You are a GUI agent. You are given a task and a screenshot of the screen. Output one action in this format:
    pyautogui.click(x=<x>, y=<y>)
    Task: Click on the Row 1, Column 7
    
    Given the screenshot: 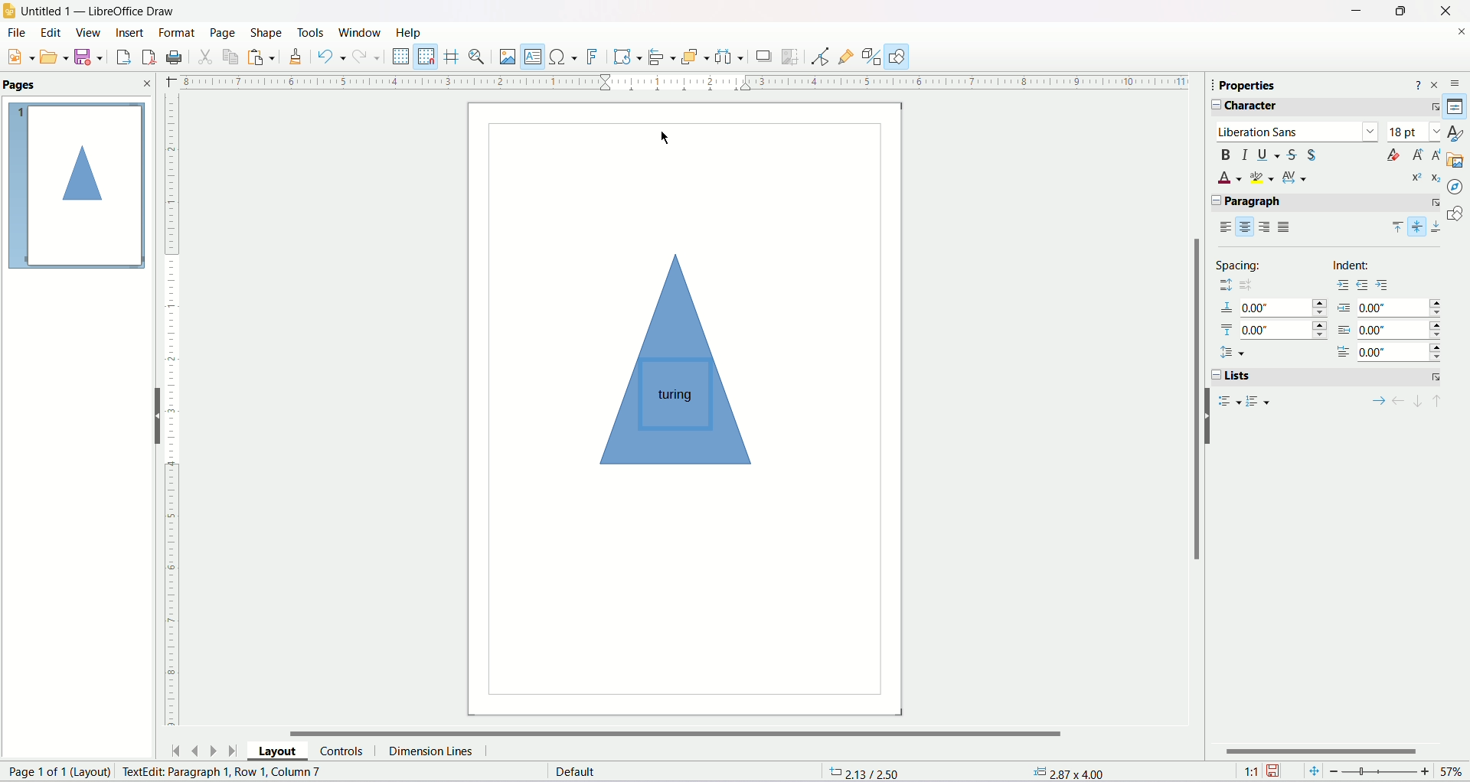 What is the action you would take?
    pyautogui.click(x=274, y=773)
    